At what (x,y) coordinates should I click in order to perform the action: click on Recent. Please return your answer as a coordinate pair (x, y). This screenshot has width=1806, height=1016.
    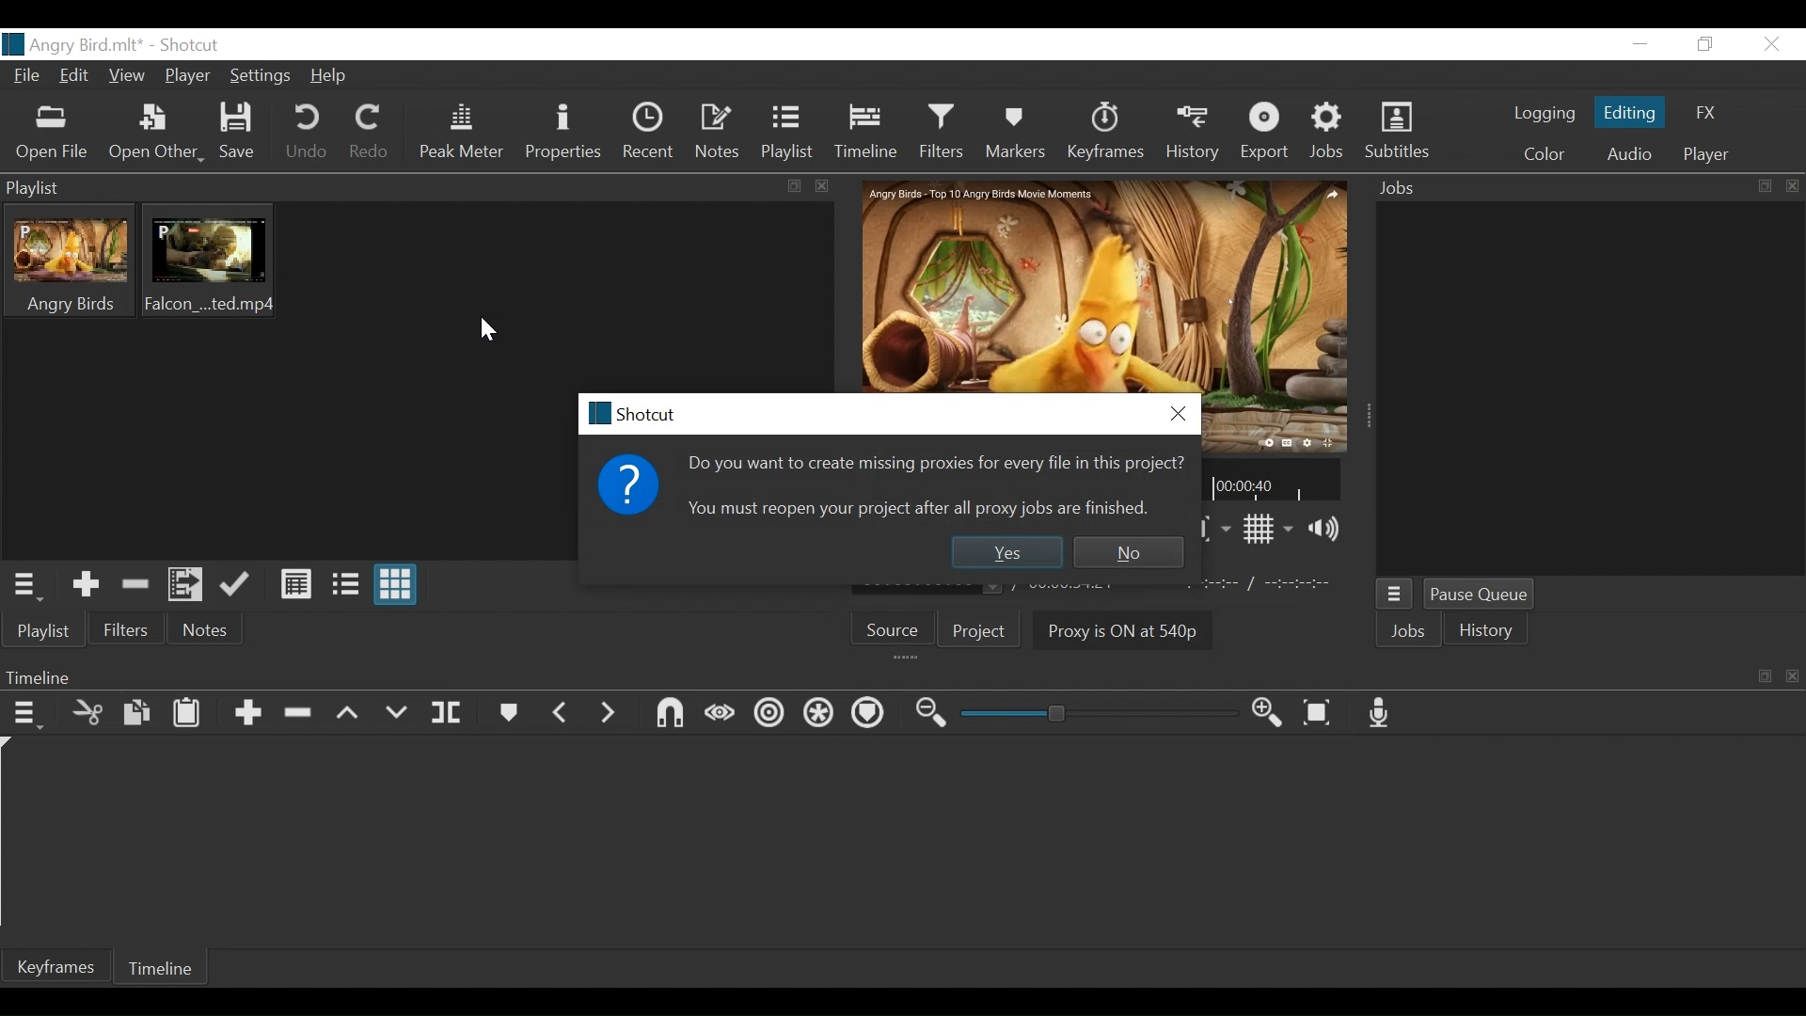
    Looking at the image, I should click on (651, 132).